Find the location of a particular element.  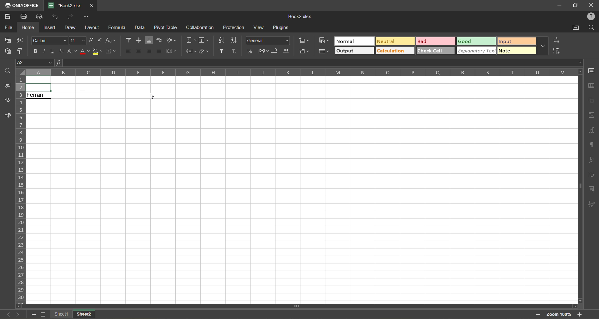

open location is located at coordinates (576, 27).